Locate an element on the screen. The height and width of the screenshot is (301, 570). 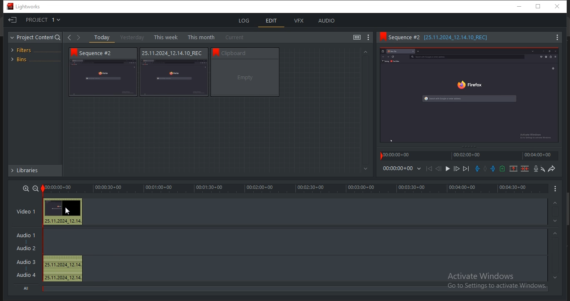
zoom out is located at coordinates (35, 188).